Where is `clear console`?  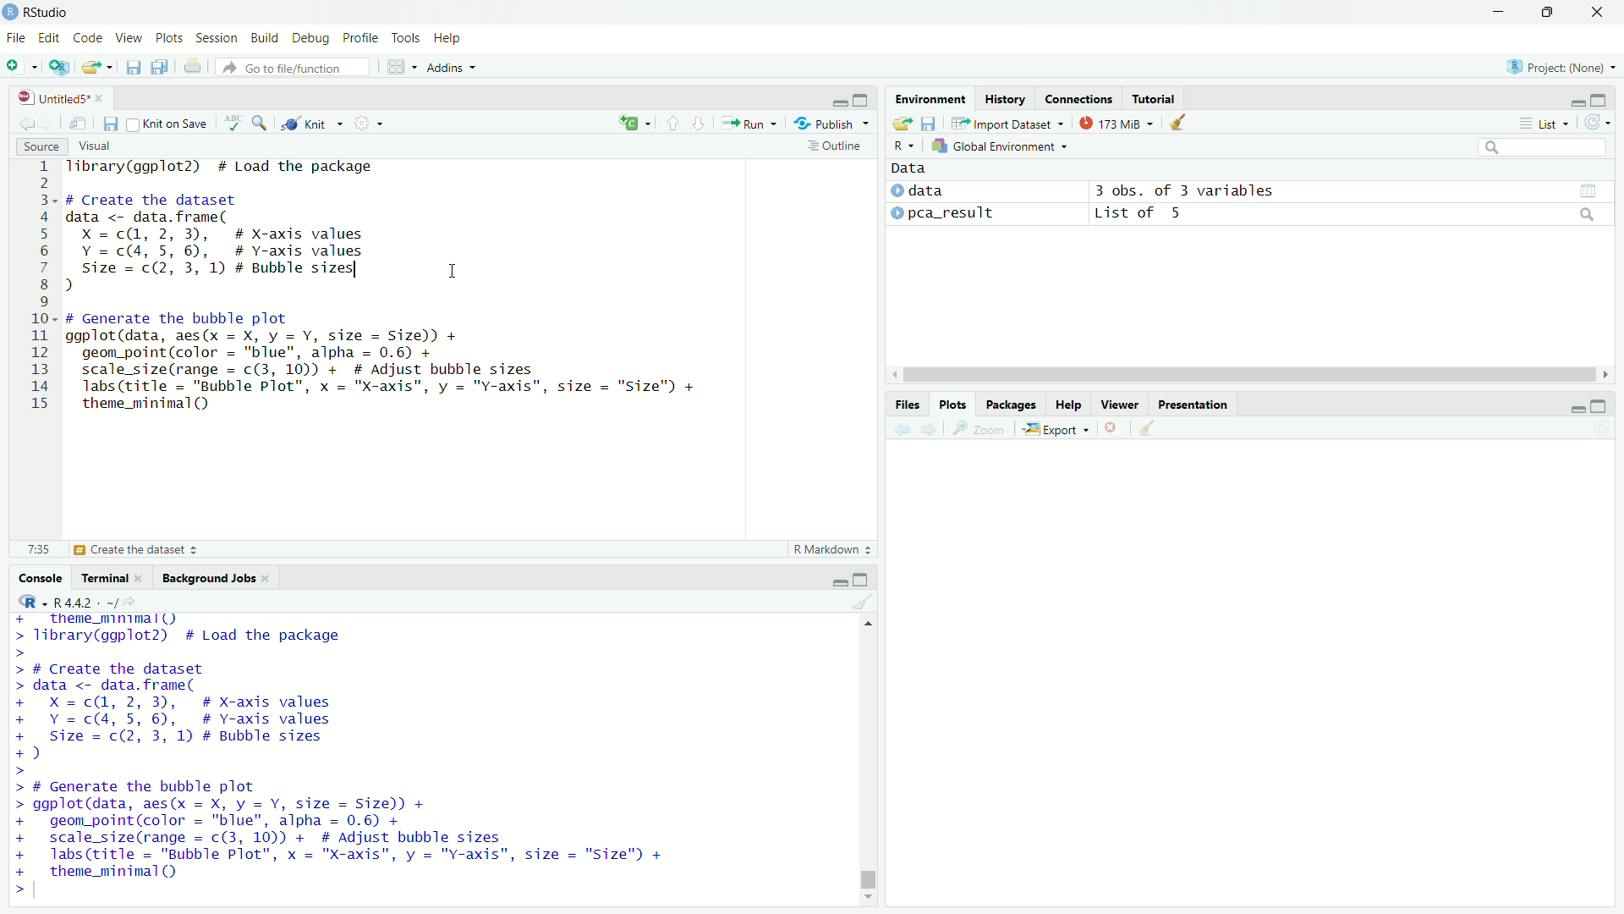
clear console is located at coordinates (864, 601).